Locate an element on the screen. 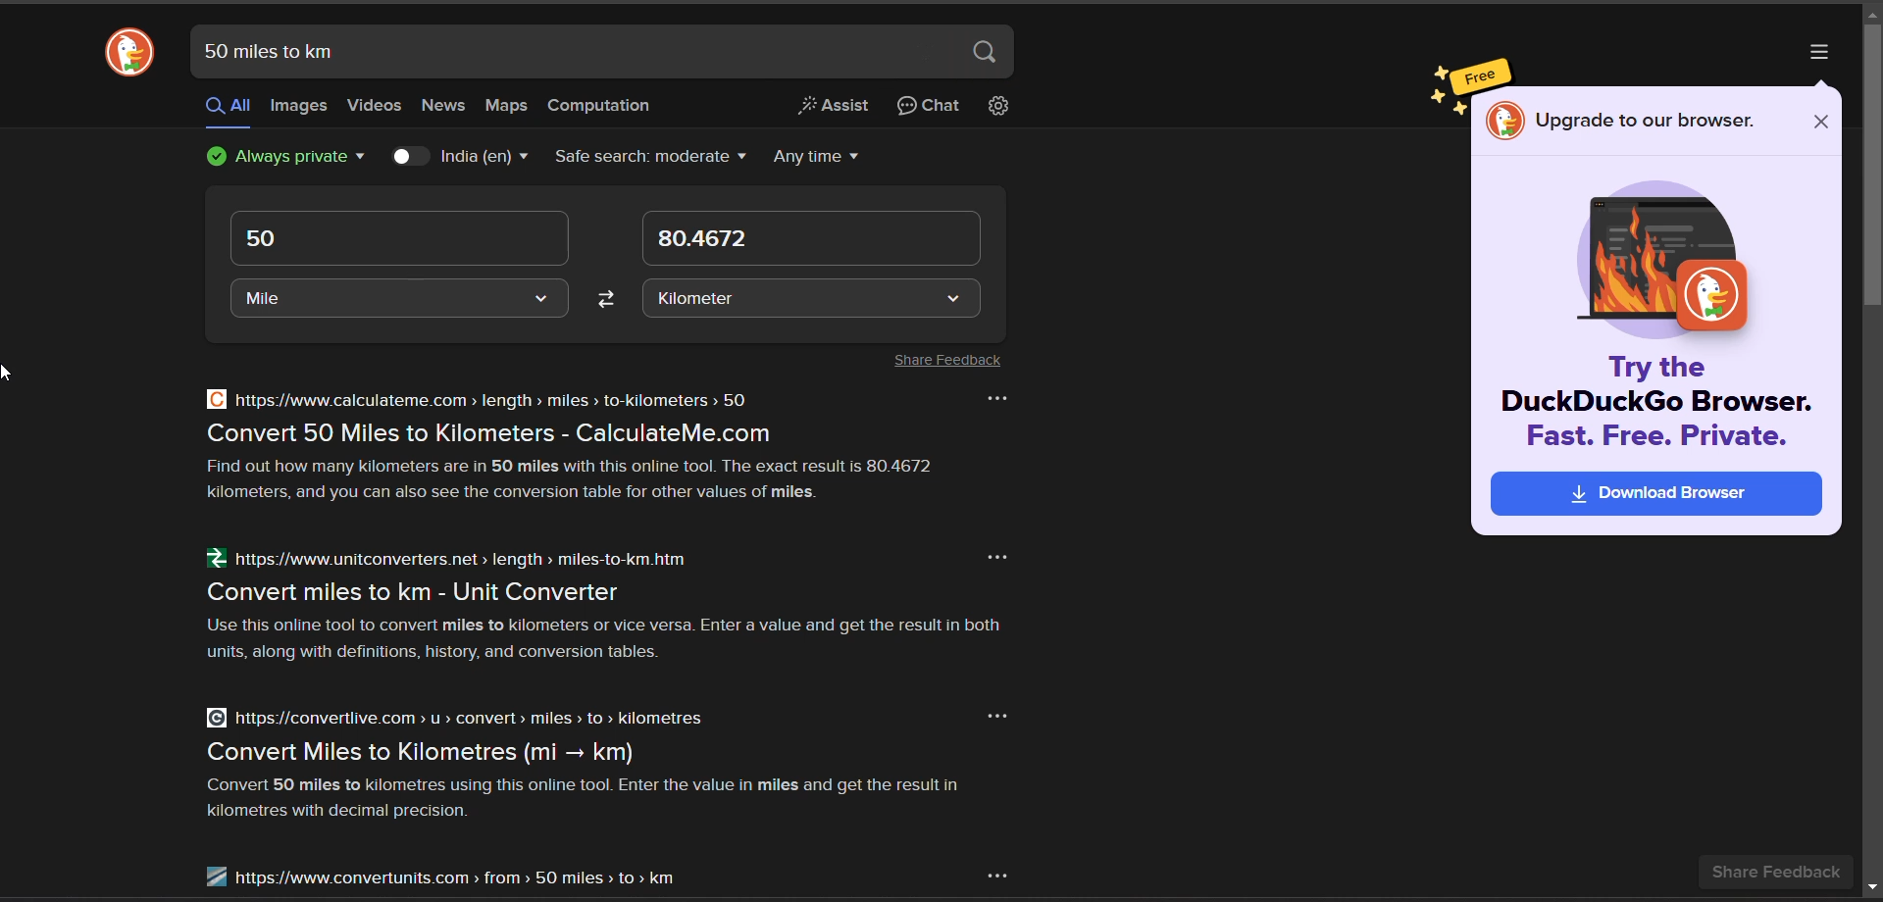 This screenshot has width=1883, height=902. https//convertlive.com > u > convert > miles > to > kilometres is located at coordinates (452, 718).